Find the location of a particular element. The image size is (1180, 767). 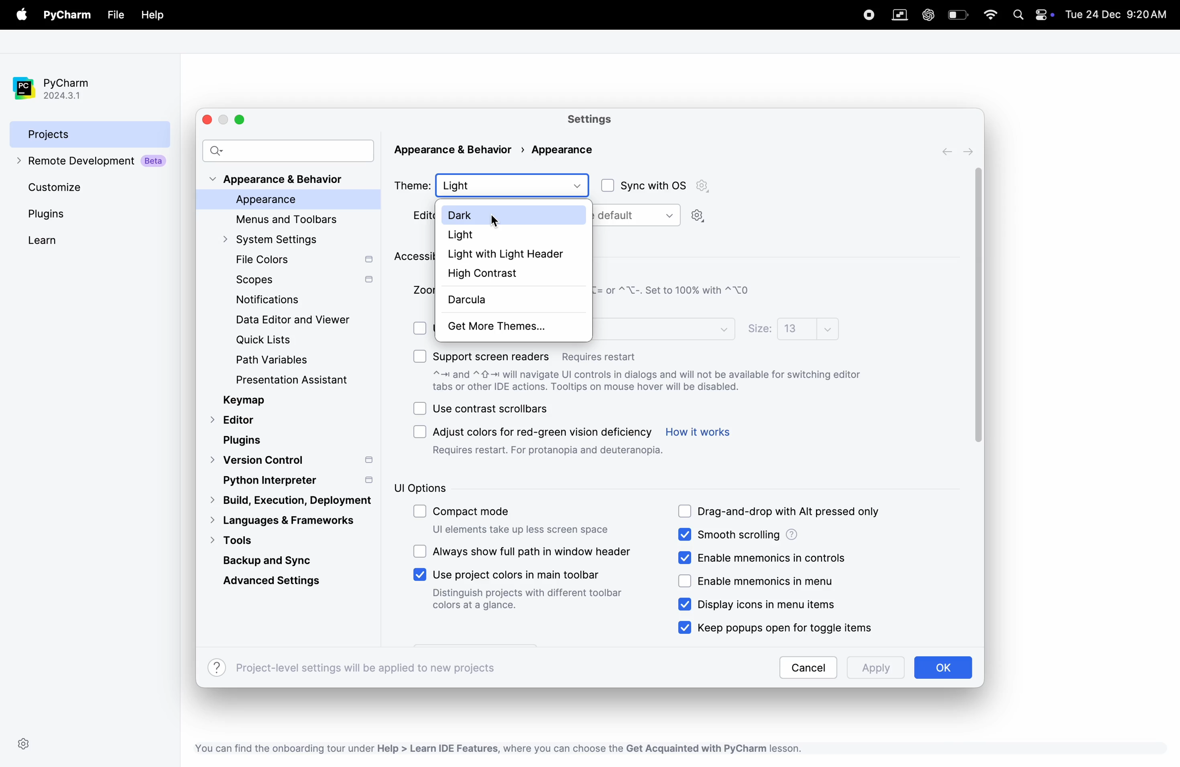

checkbox is located at coordinates (422, 326).